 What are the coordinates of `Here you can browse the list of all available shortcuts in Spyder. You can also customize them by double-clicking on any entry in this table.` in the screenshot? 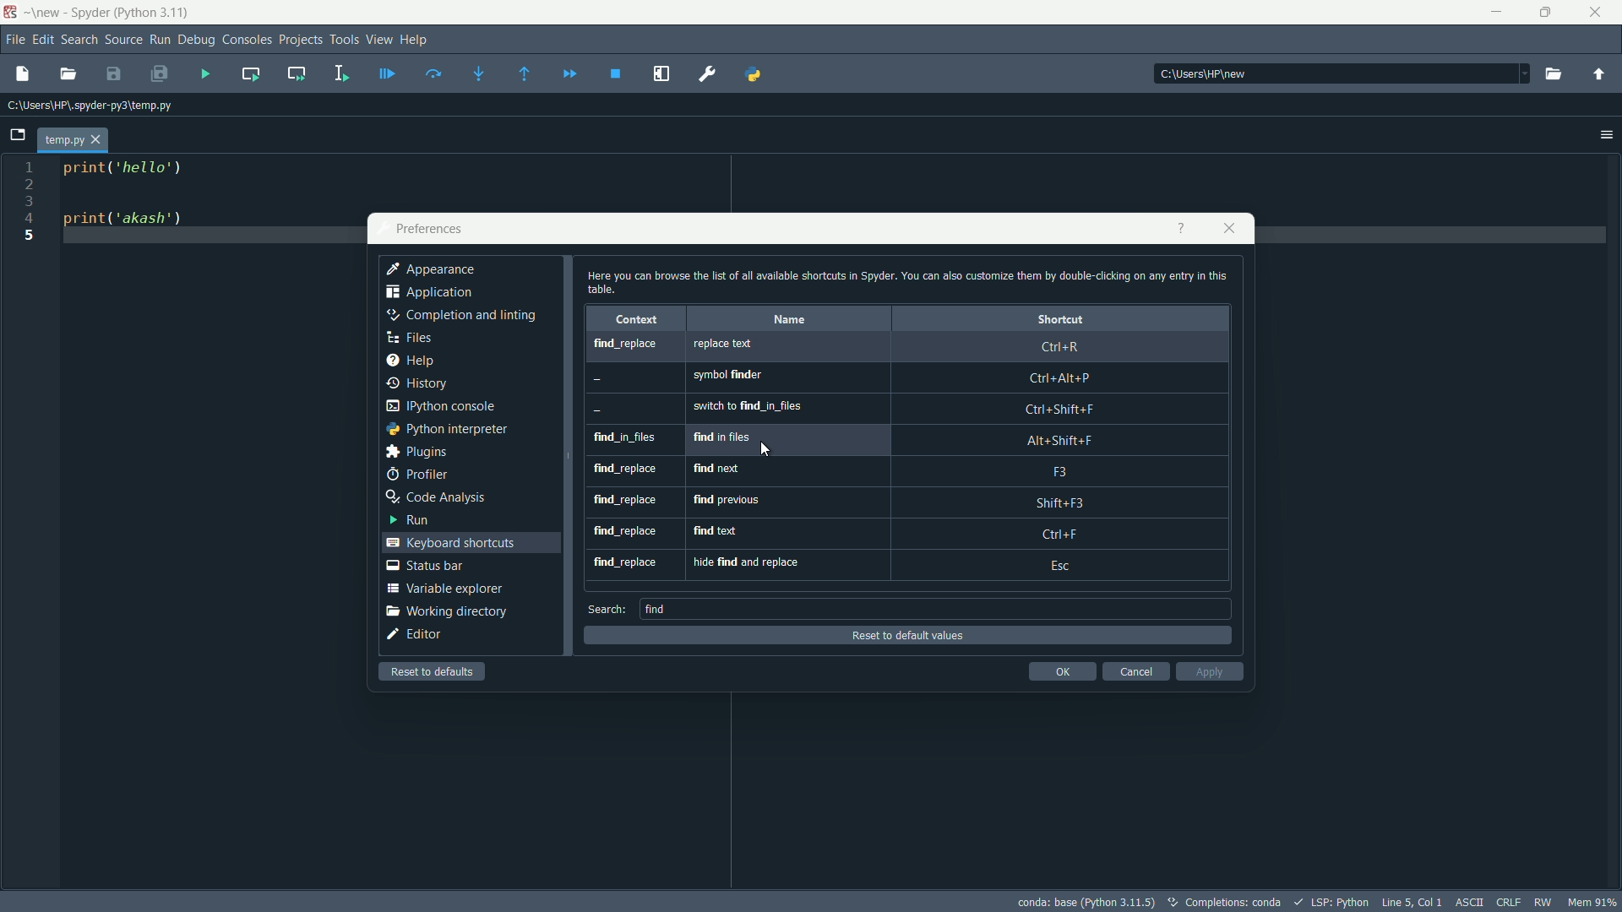 It's located at (910, 283).